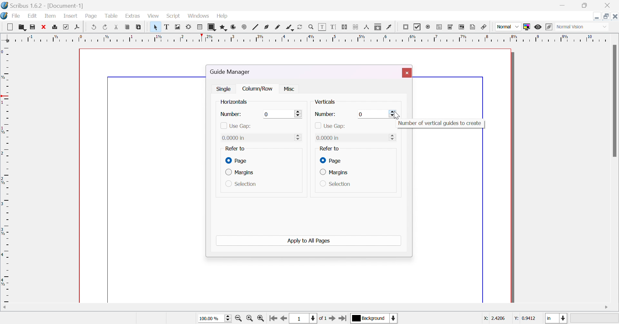 The width and height of the screenshot is (619, 324). Describe the element at coordinates (51, 15) in the screenshot. I see `item` at that location.